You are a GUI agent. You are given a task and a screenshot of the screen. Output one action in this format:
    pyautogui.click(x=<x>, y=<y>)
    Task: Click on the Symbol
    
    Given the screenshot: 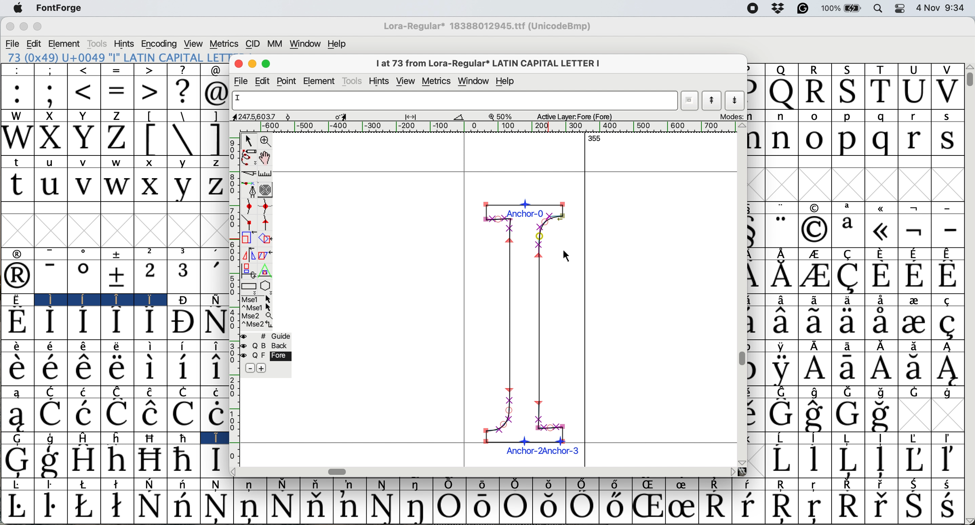 What is the action you would take?
    pyautogui.click(x=480, y=508)
    